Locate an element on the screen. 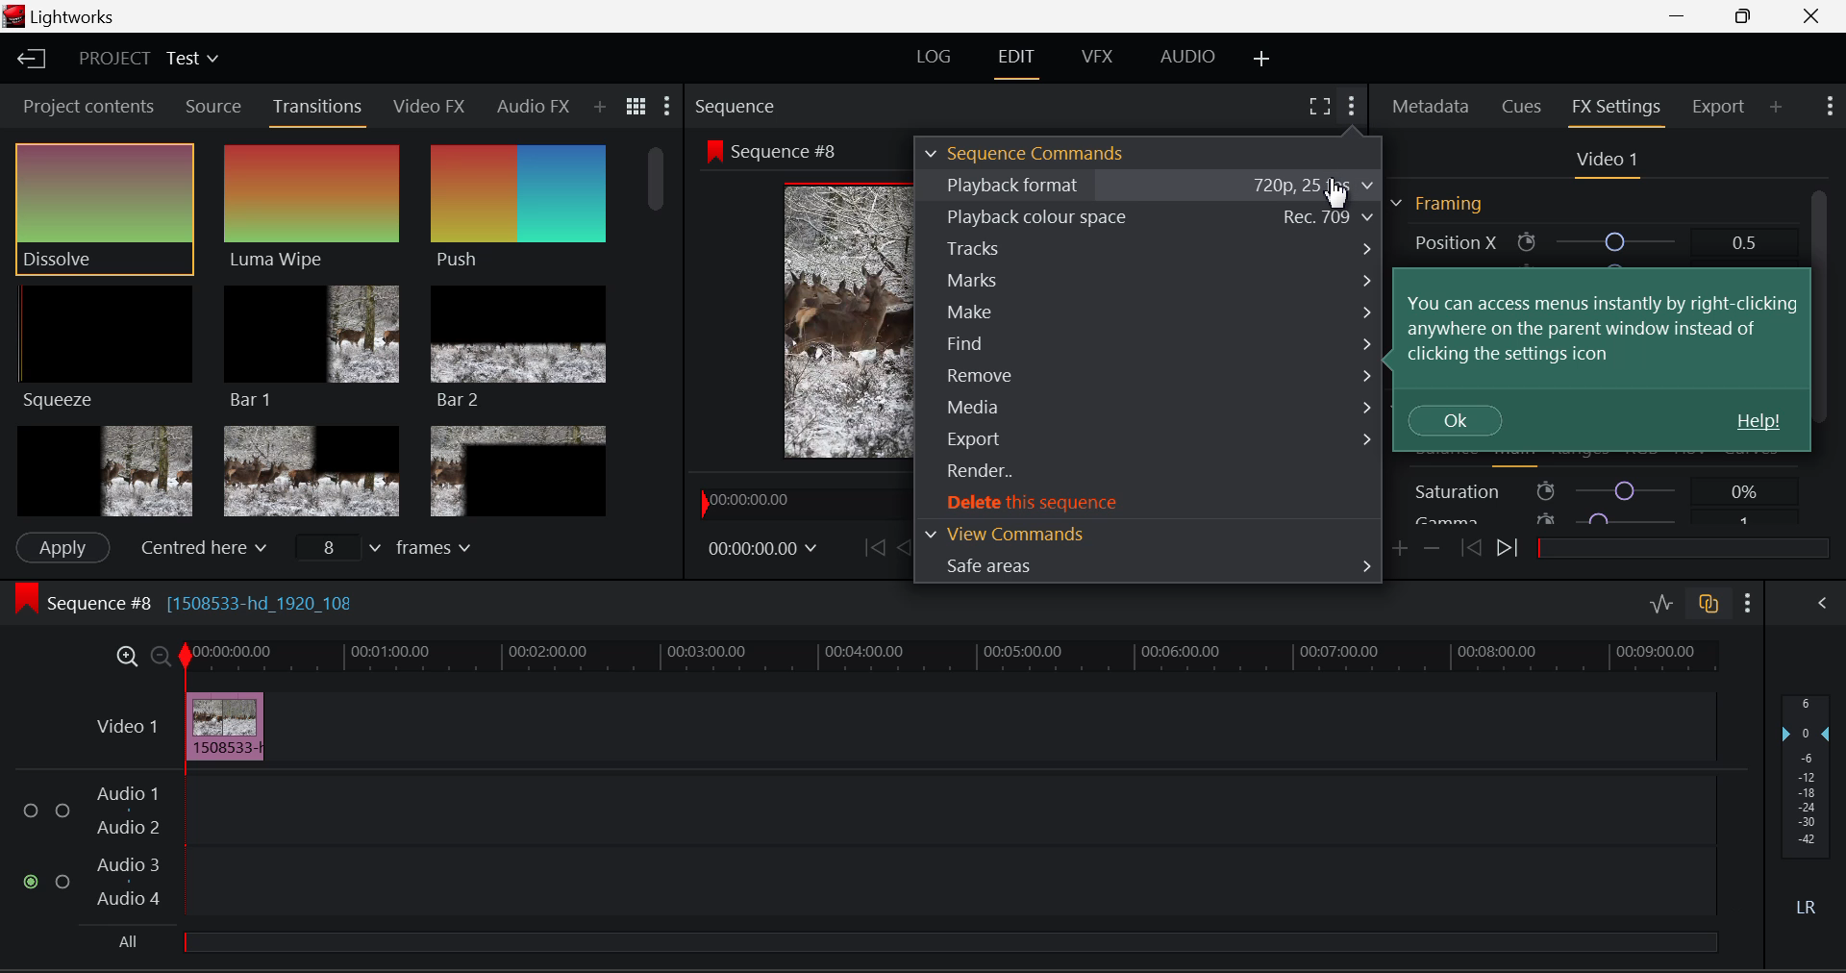  Toggle list and title view is located at coordinates (636, 105).